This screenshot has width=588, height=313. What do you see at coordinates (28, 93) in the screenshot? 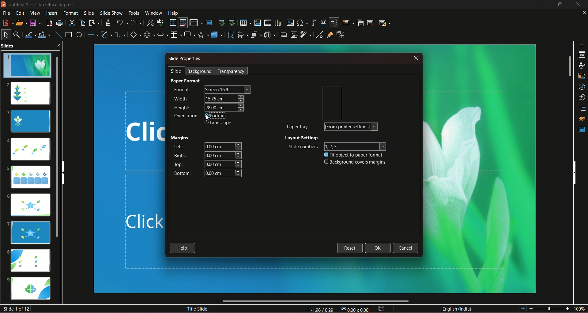
I see `slide 2` at bounding box center [28, 93].